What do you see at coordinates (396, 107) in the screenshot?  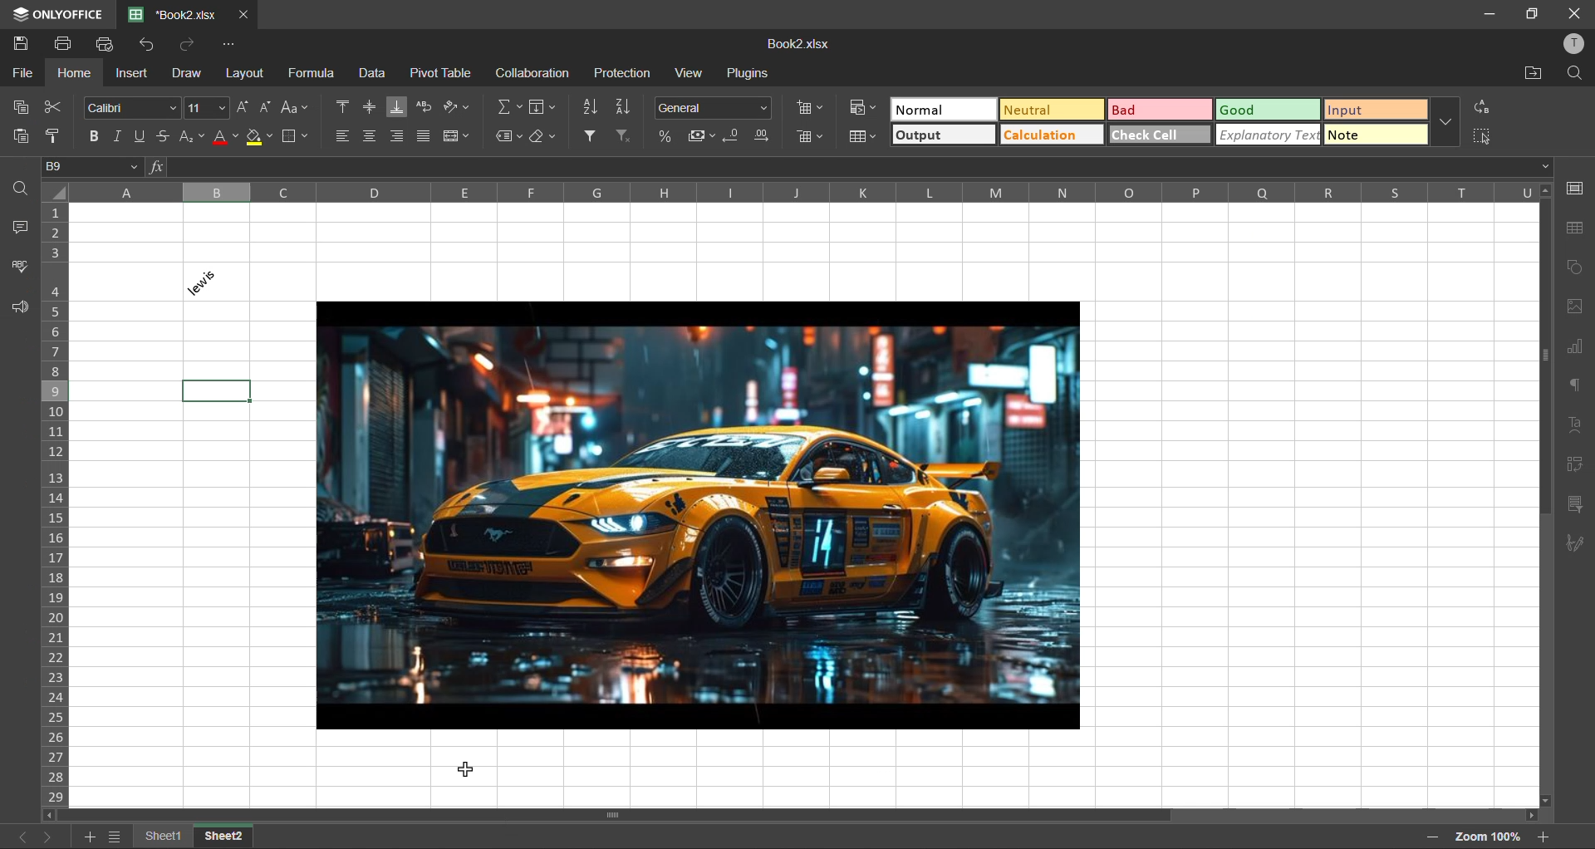 I see `align bottom` at bounding box center [396, 107].